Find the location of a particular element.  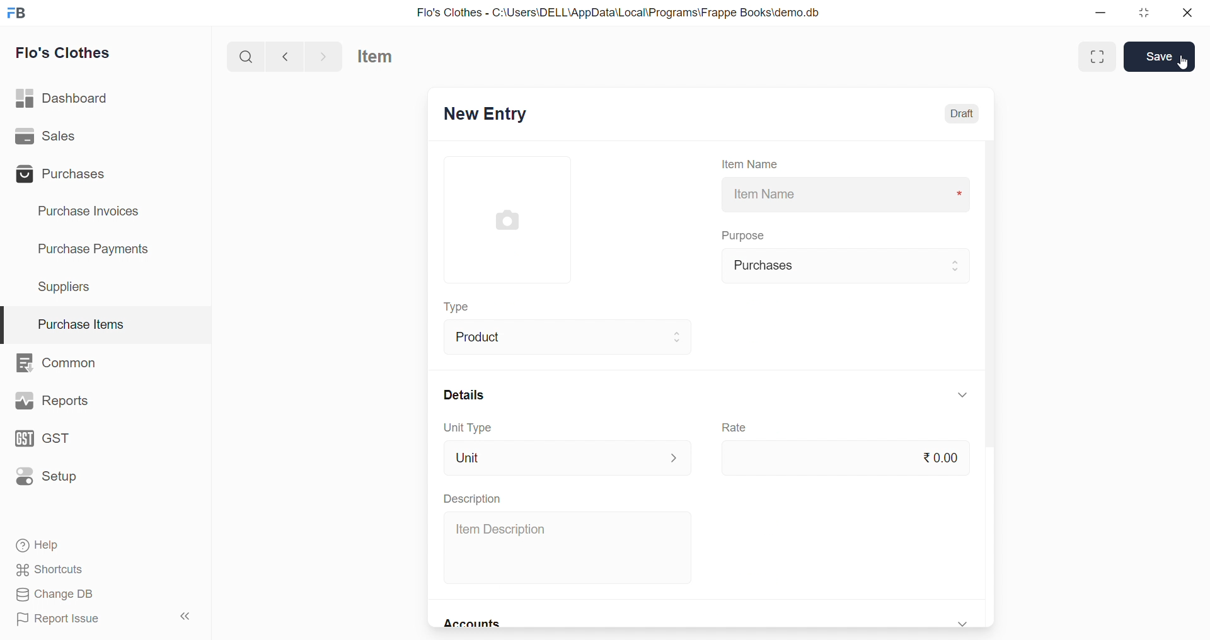

New Entry is located at coordinates (494, 115).